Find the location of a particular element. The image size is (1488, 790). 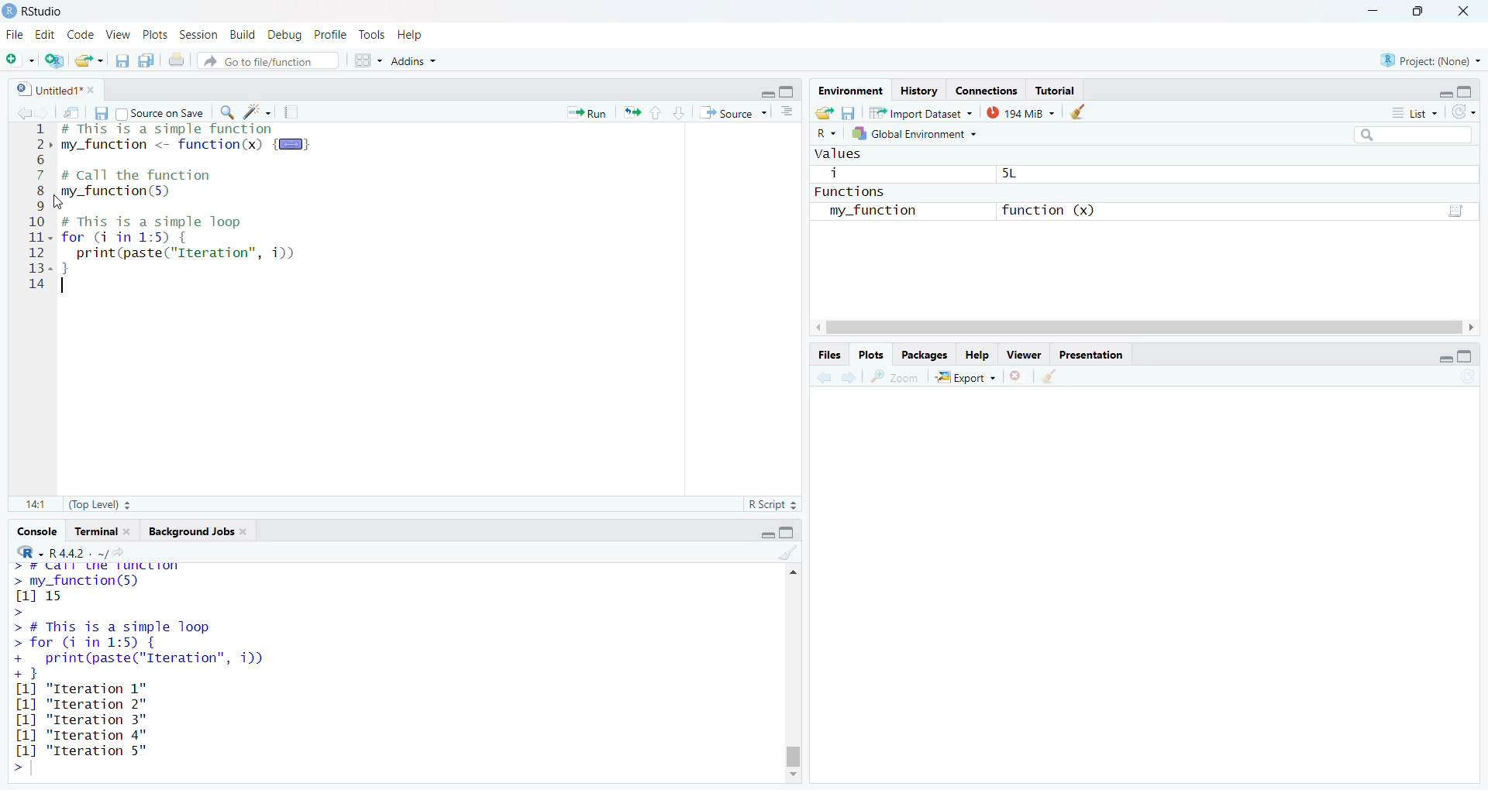

go forward to next source location is located at coordinates (46, 112).